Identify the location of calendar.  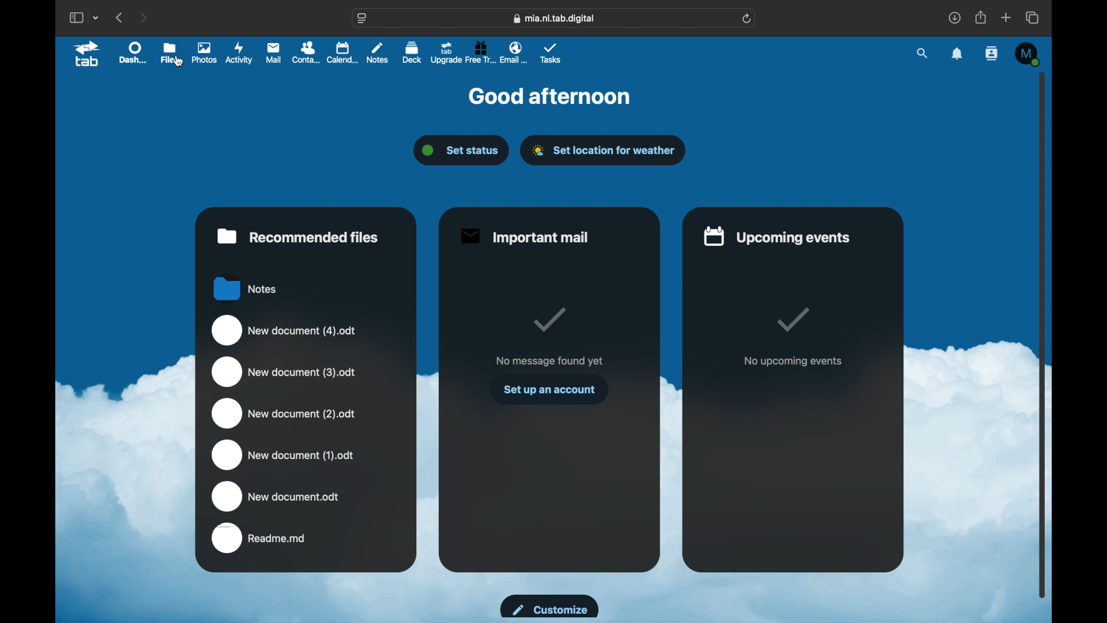
(342, 52).